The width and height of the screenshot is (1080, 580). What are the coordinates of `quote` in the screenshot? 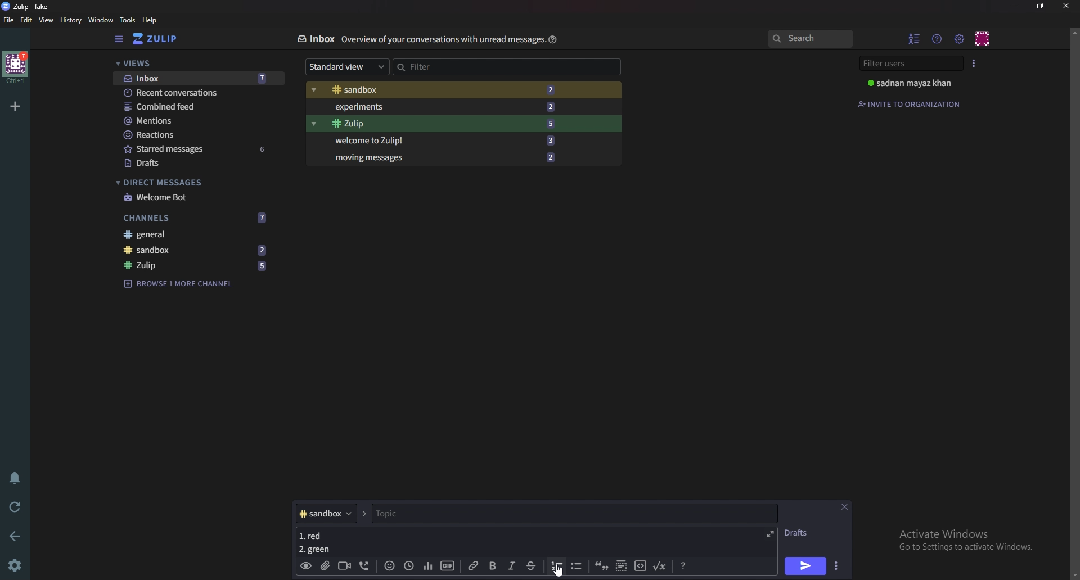 It's located at (602, 567).